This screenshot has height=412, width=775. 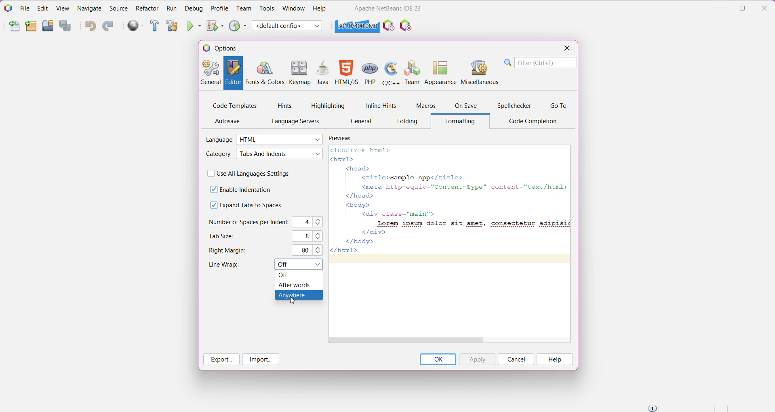 I want to click on 8, so click(x=304, y=236).